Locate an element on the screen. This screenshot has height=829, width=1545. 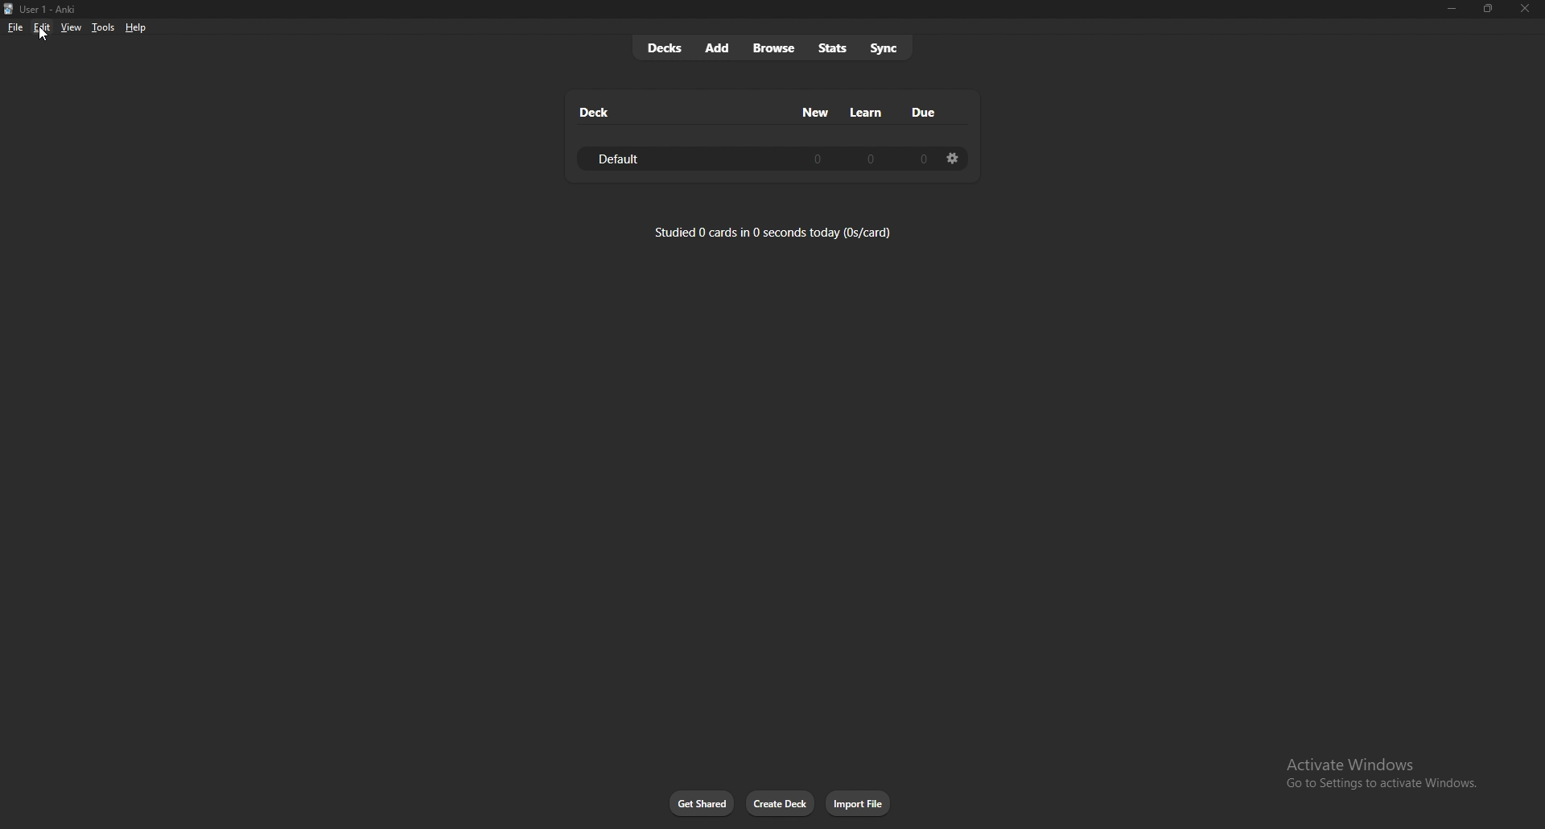
default is located at coordinates (640, 159).